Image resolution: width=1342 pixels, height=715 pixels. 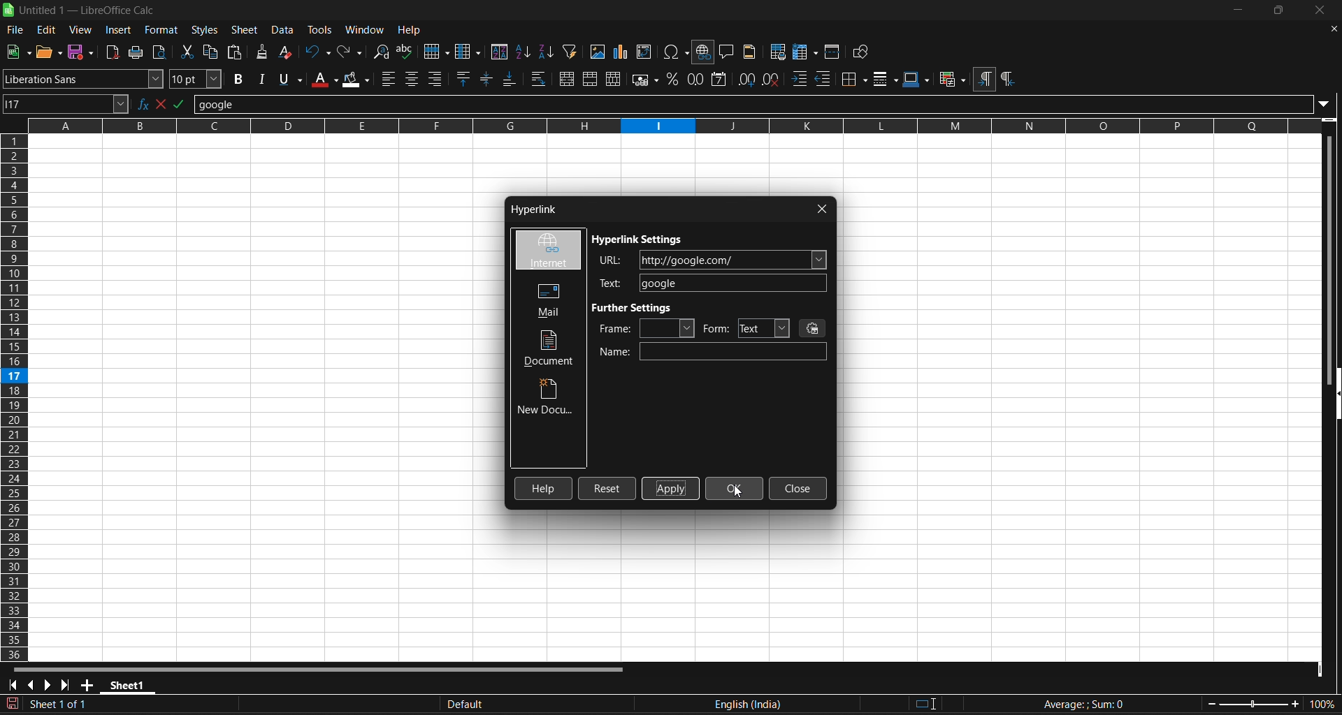 I want to click on export directly as pdf, so click(x=114, y=52).